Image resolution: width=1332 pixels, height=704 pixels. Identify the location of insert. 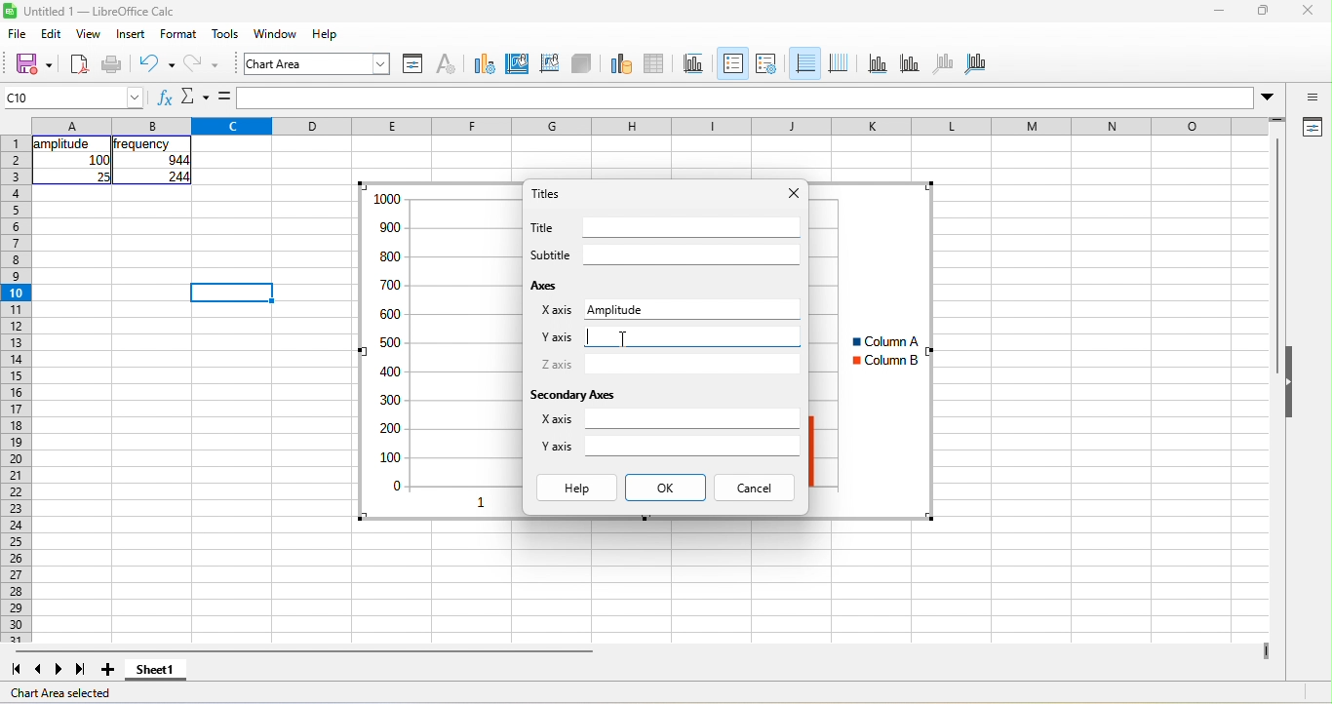
(131, 33).